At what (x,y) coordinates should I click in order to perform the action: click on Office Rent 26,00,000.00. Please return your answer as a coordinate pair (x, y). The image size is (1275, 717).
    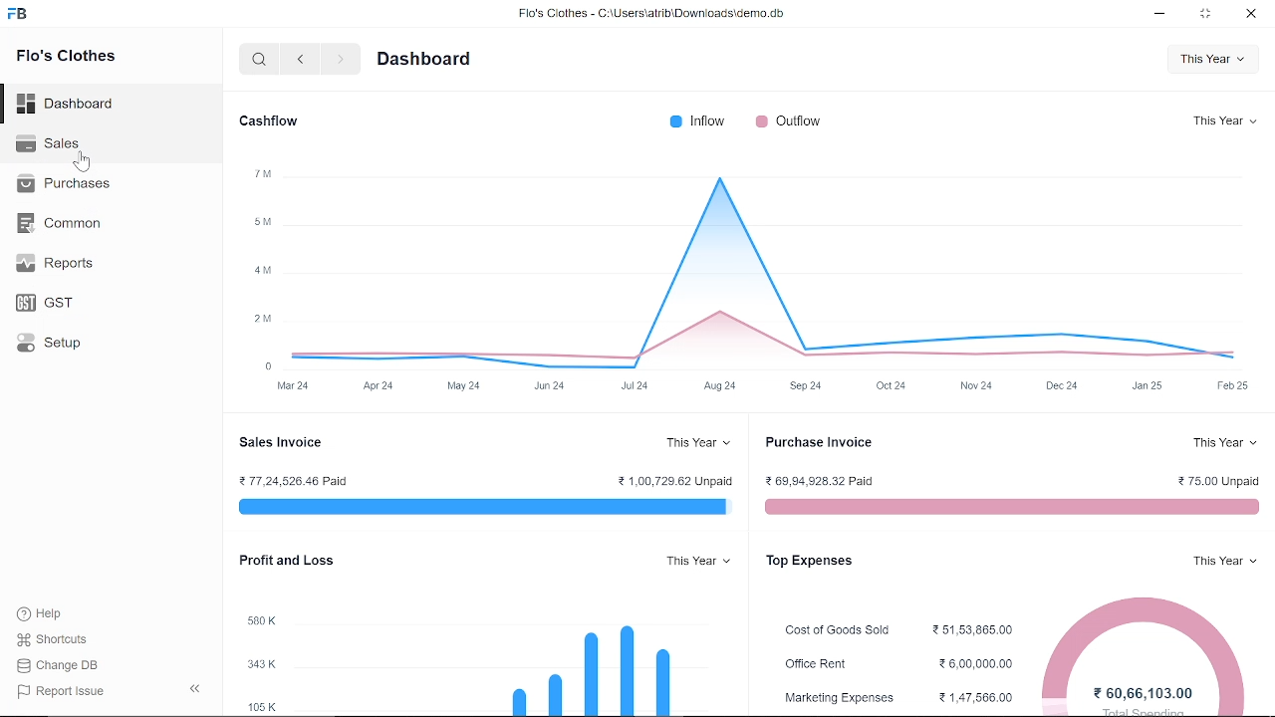
    Looking at the image, I should click on (901, 664).